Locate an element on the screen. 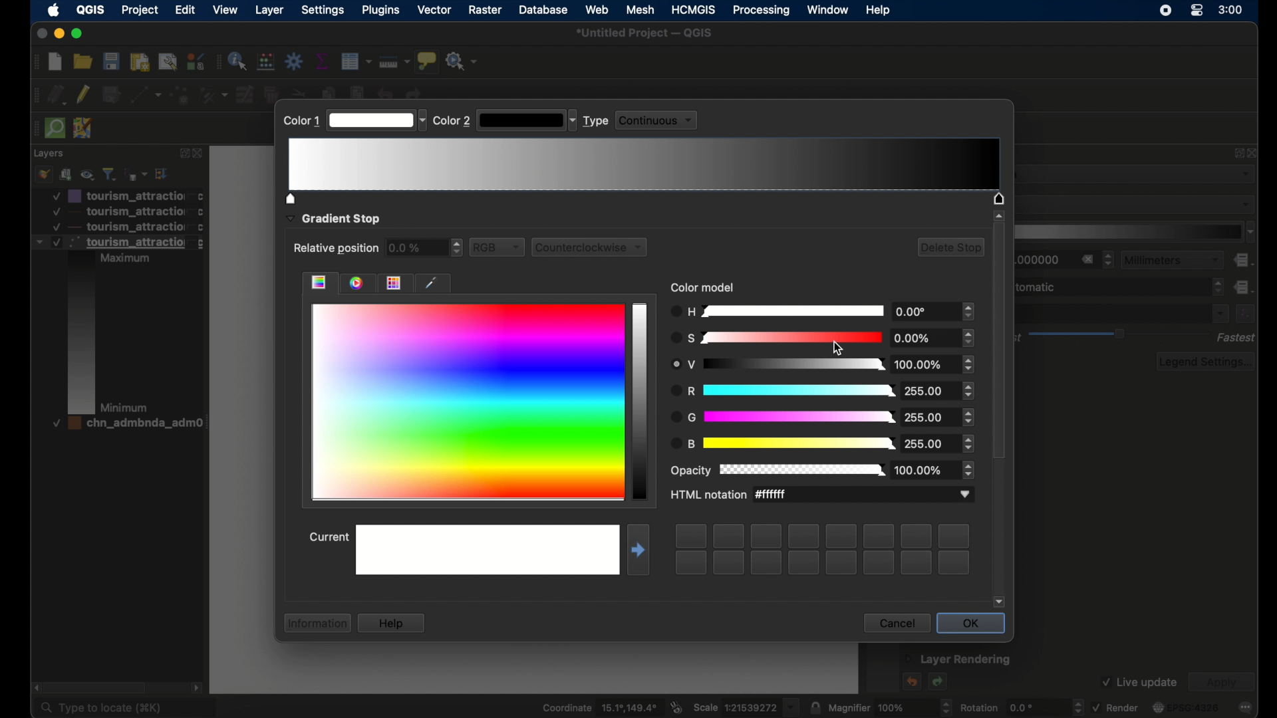  open project is located at coordinates (83, 61).